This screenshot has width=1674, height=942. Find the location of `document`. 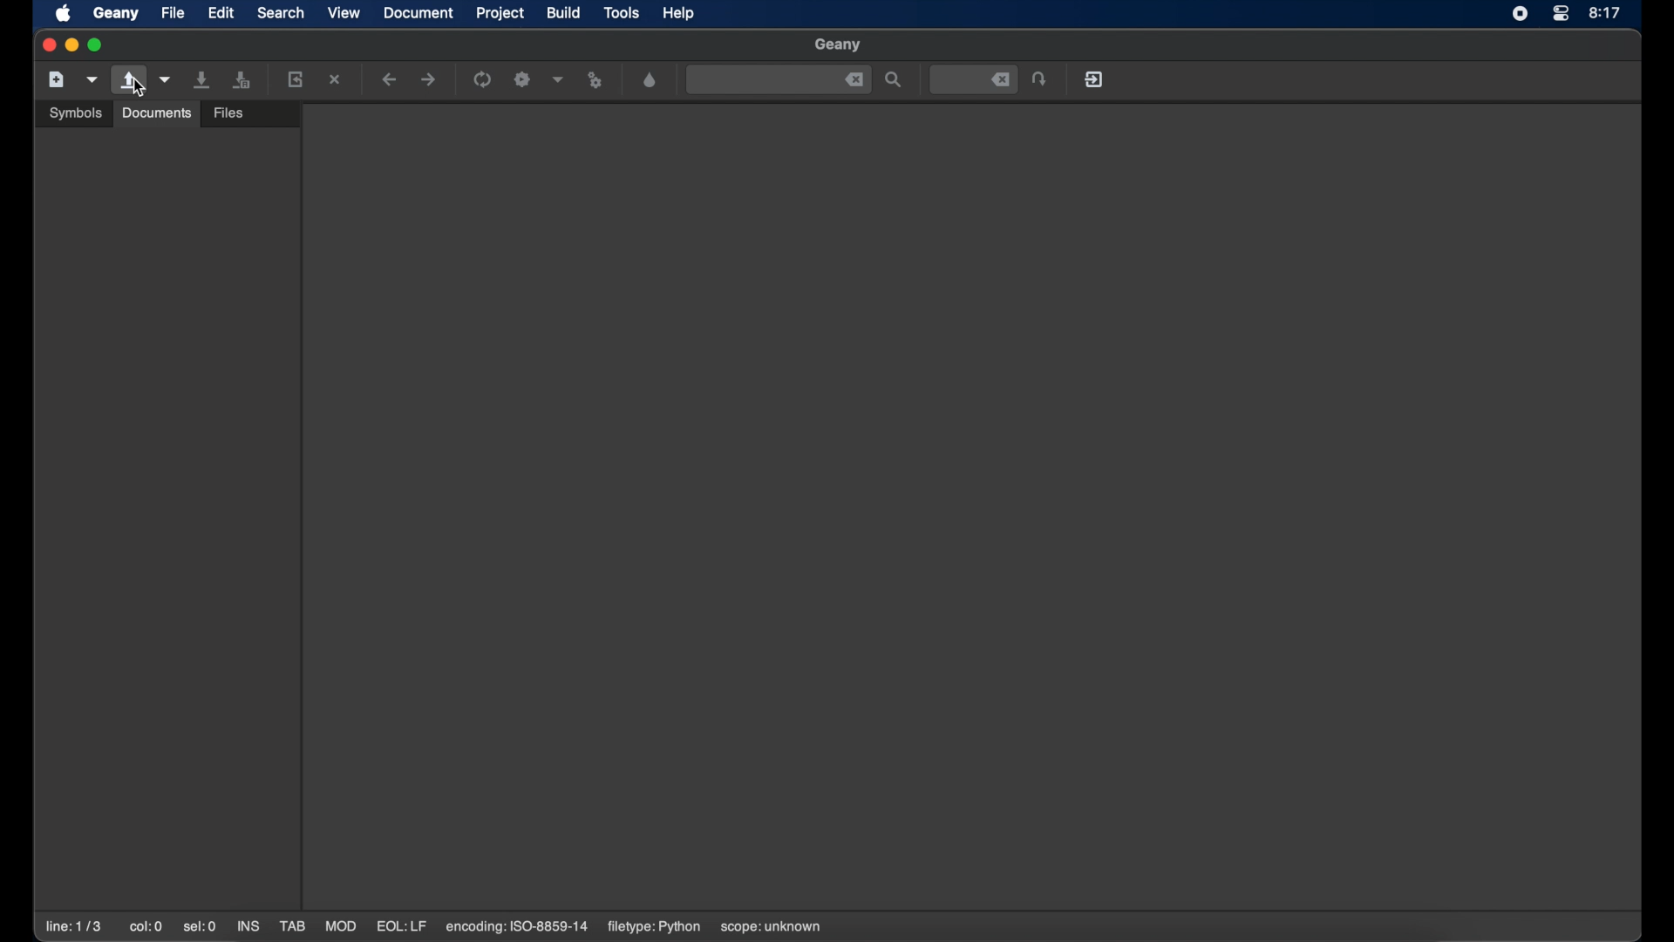

document is located at coordinates (418, 12).